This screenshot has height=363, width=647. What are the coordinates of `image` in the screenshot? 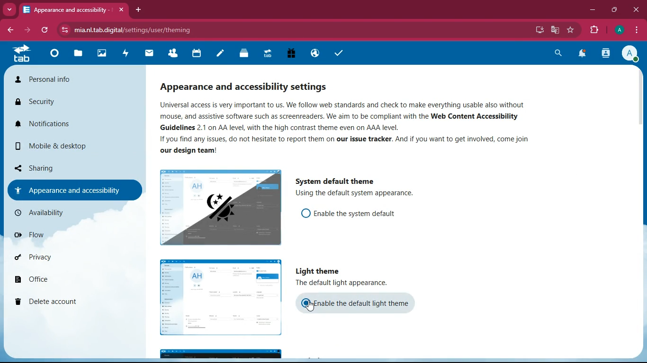 It's located at (222, 208).